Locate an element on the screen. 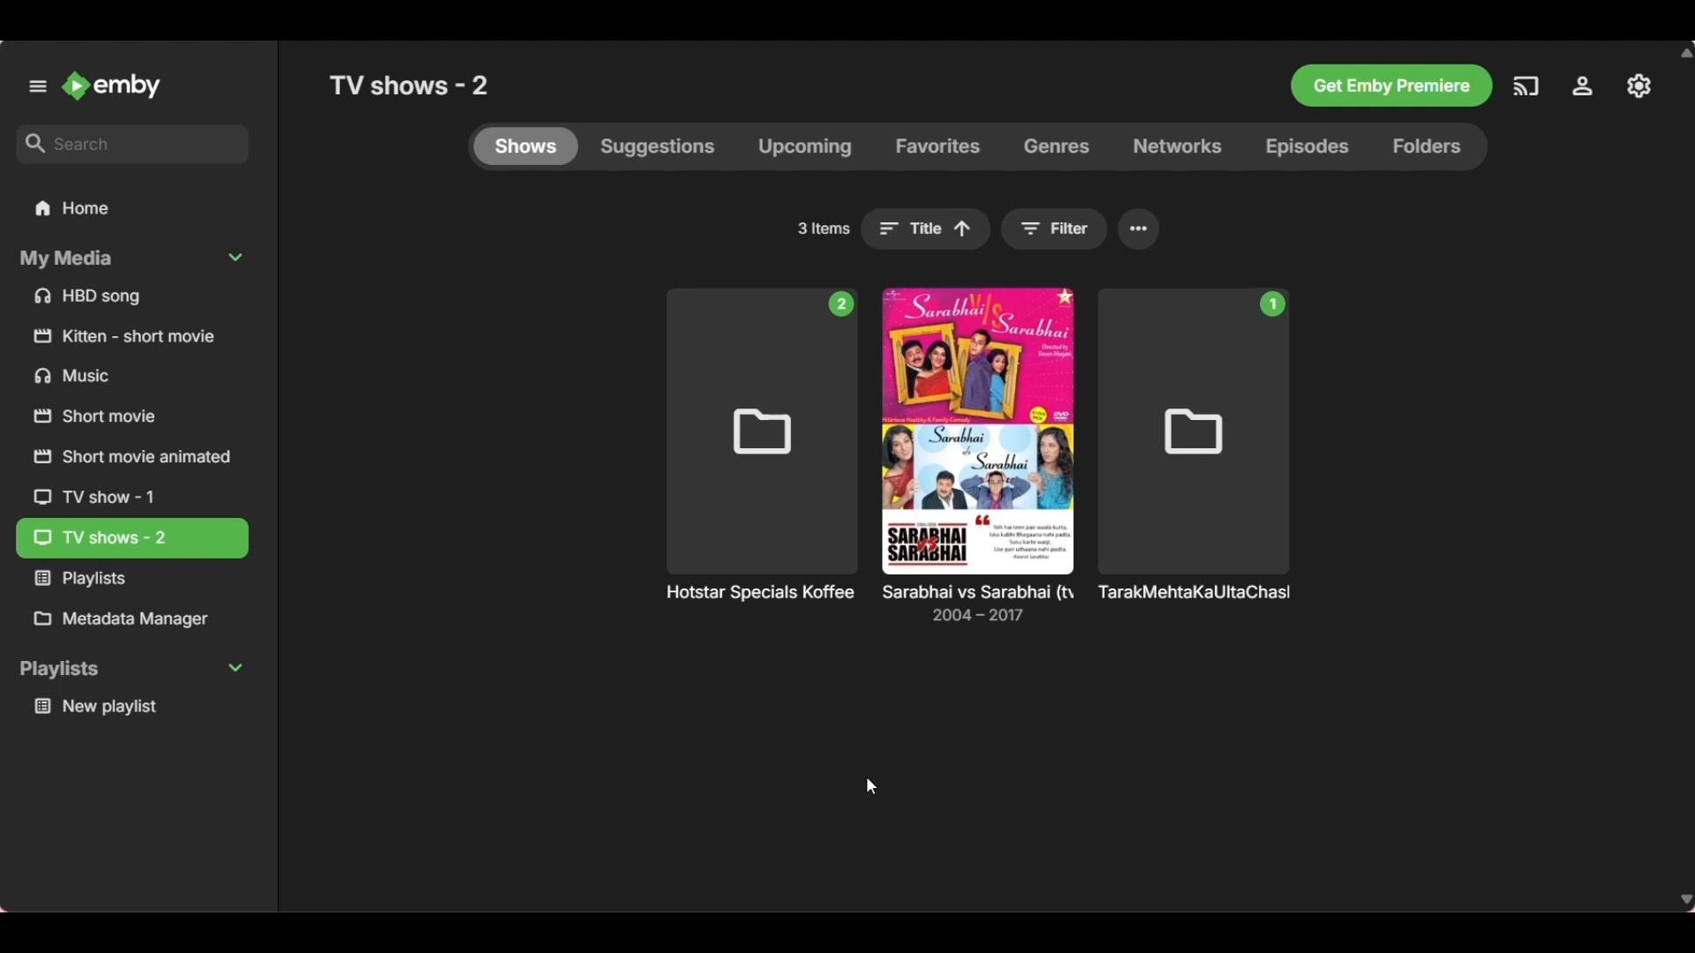  Search box is located at coordinates (132, 144).